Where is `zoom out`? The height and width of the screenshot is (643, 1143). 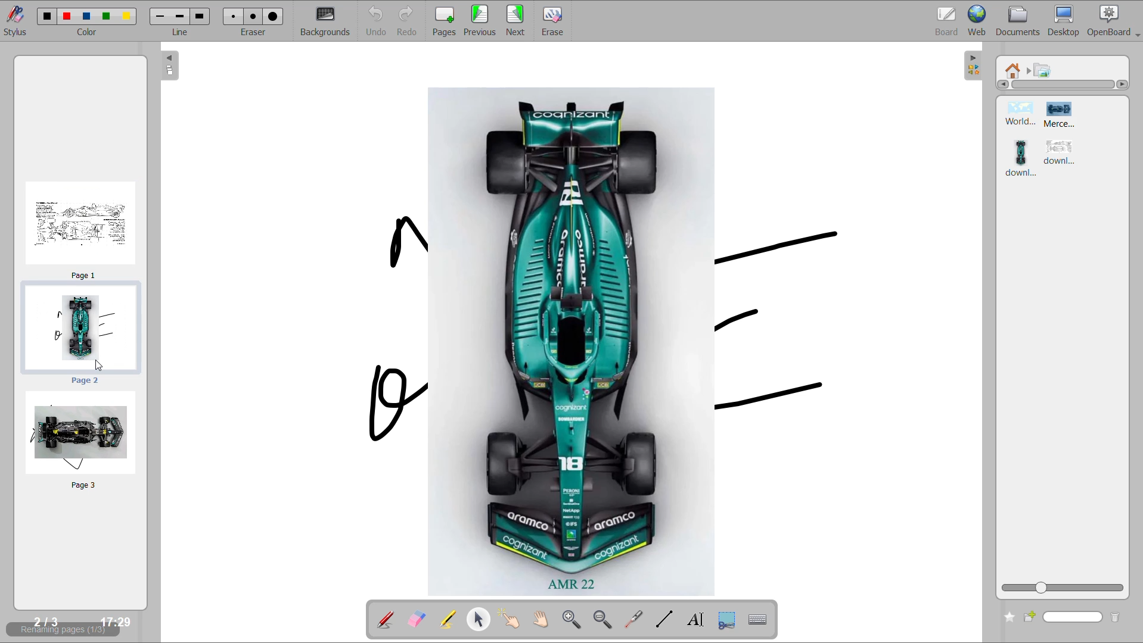
zoom out is located at coordinates (603, 620).